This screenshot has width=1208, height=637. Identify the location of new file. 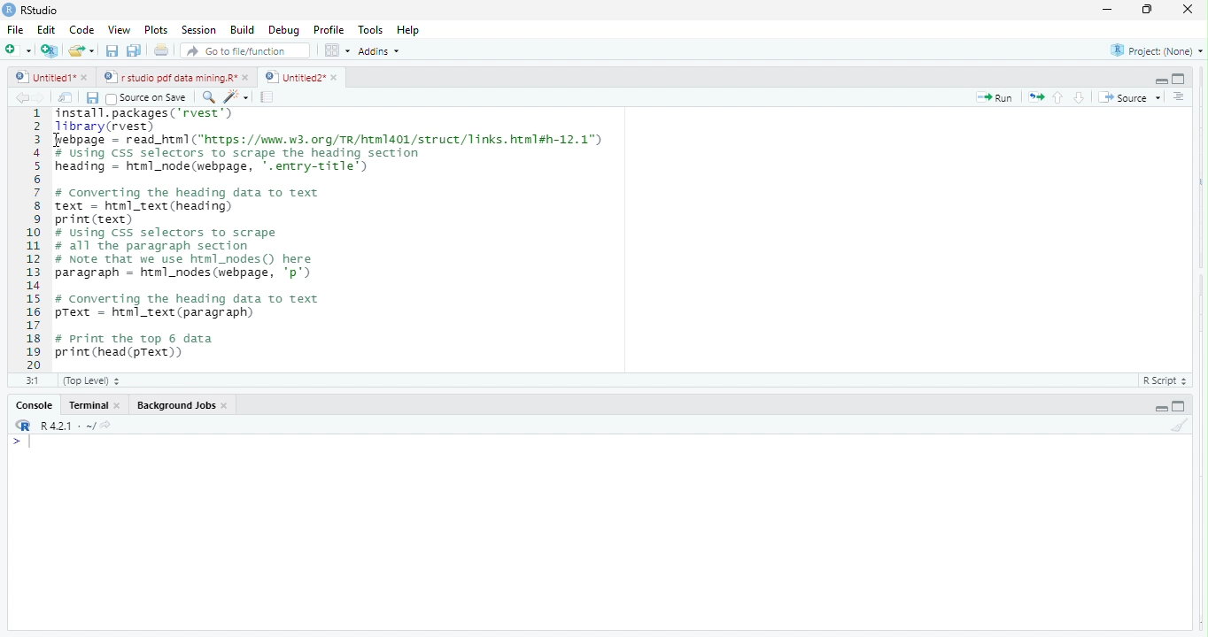
(18, 50).